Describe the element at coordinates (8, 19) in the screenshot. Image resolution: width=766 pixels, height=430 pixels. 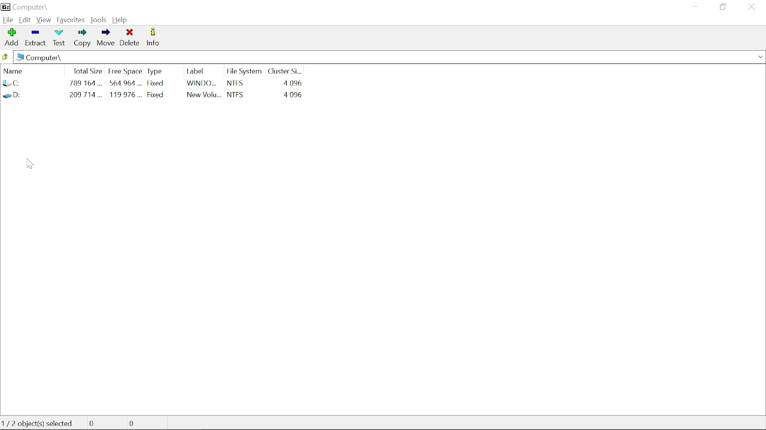
I see `file` at that location.